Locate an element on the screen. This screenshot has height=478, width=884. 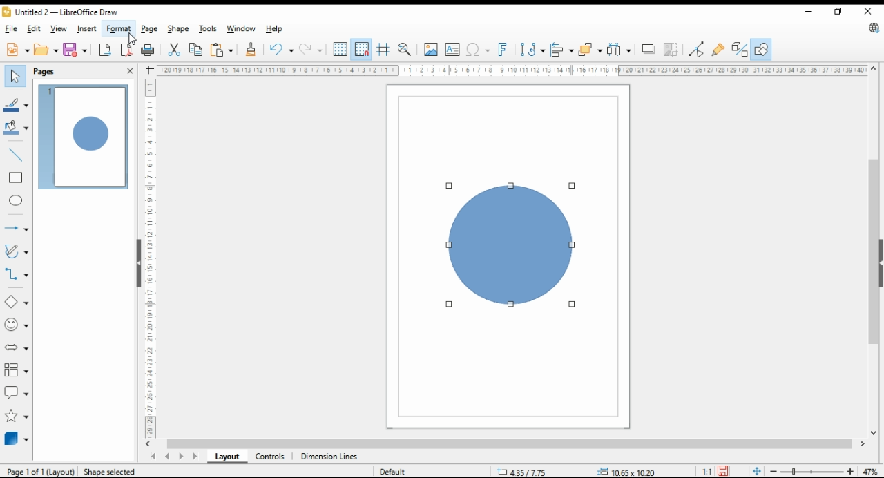
mouse pointer is located at coordinates (132, 35).